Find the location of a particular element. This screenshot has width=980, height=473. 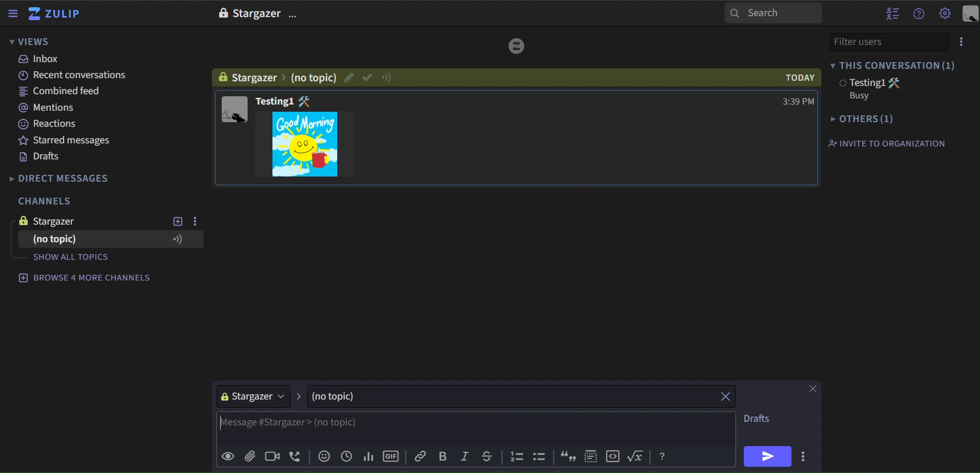

no topics is located at coordinates (55, 239).